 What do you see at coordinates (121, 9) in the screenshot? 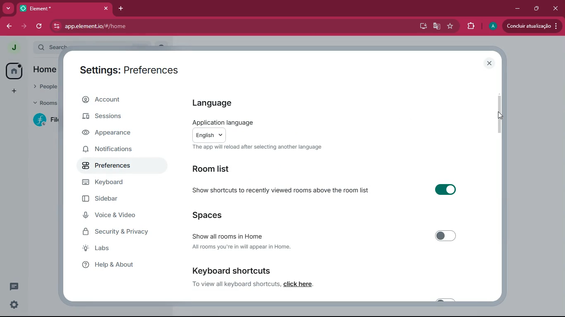
I see `add tab` at bounding box center [121, 9].